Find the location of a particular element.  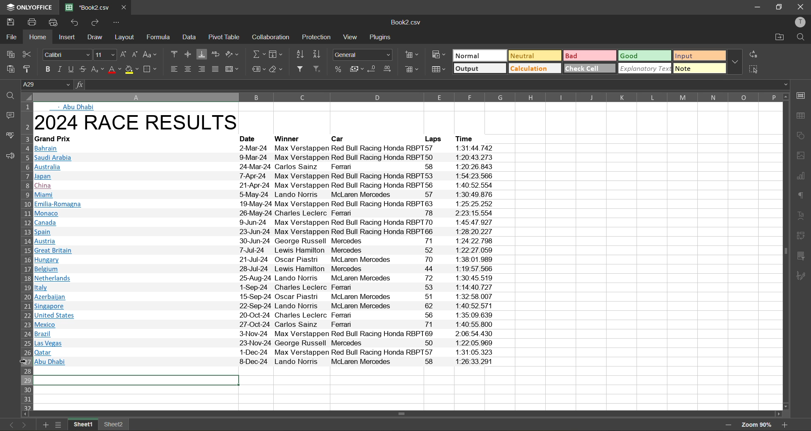

cut is located at coordinates (30, 54).